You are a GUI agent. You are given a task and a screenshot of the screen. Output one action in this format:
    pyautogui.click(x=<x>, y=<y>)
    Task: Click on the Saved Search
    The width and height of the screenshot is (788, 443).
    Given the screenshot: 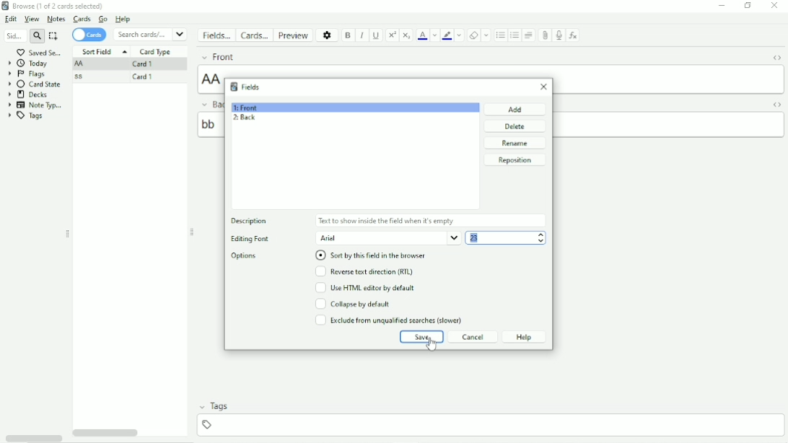 What is the action you would take?
    pyautogui.click(x=41, y=52)
    